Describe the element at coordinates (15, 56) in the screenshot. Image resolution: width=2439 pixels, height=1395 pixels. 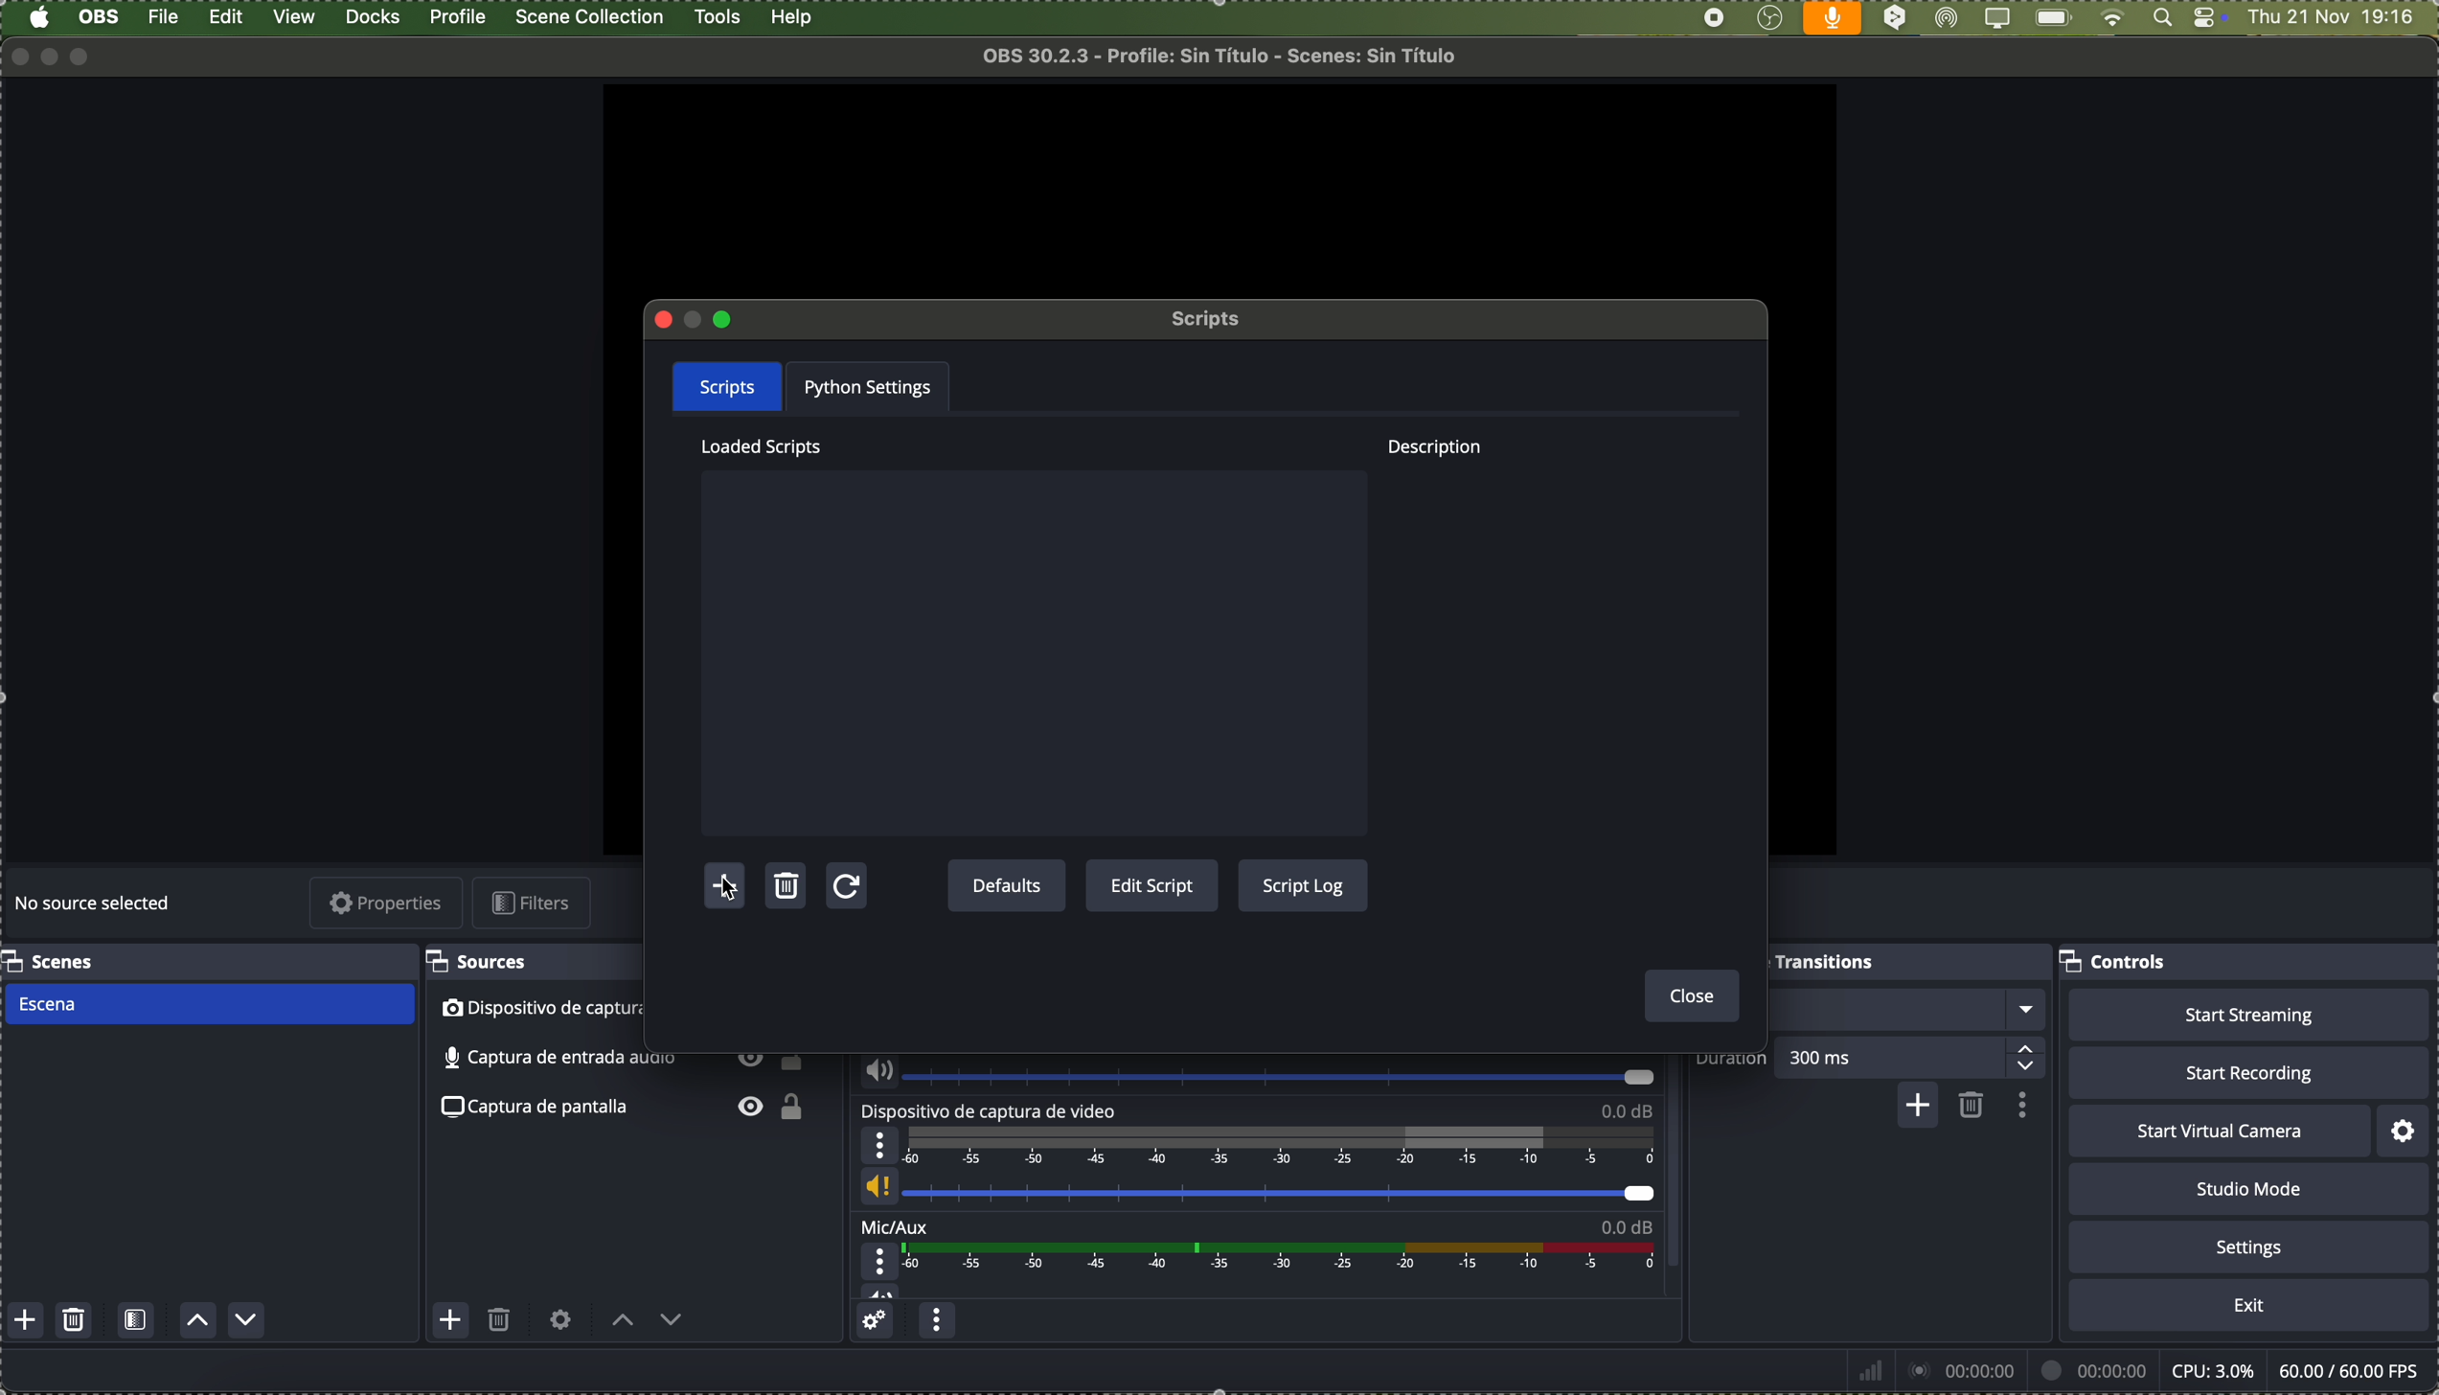
I see `close program` at that location.